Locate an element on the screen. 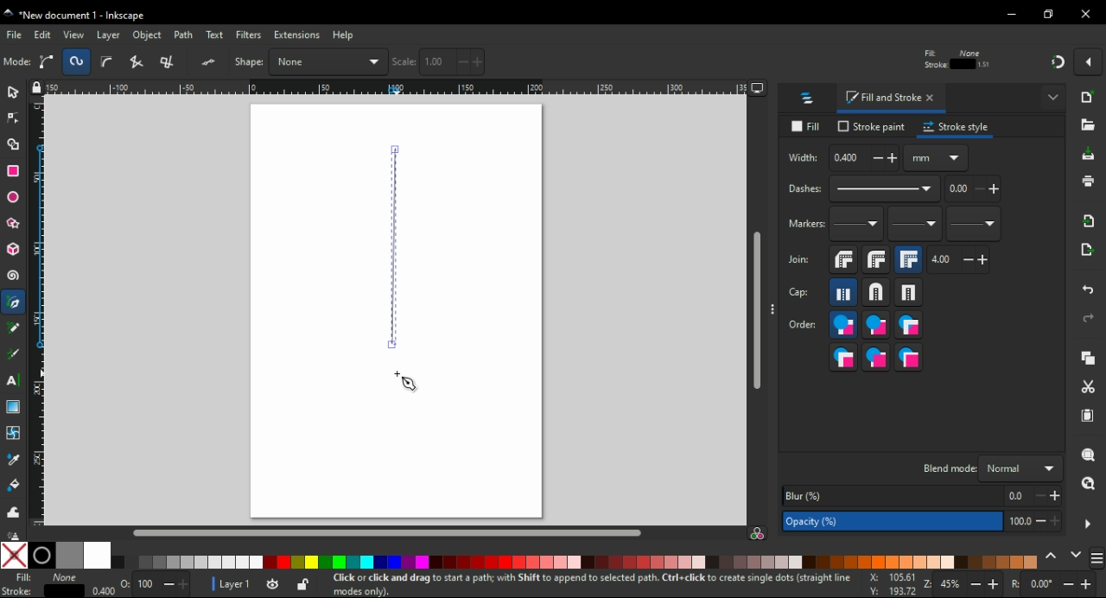 This screenshot has width=1106, height=598. object flip horizontal is located at coordinates (212, 61).